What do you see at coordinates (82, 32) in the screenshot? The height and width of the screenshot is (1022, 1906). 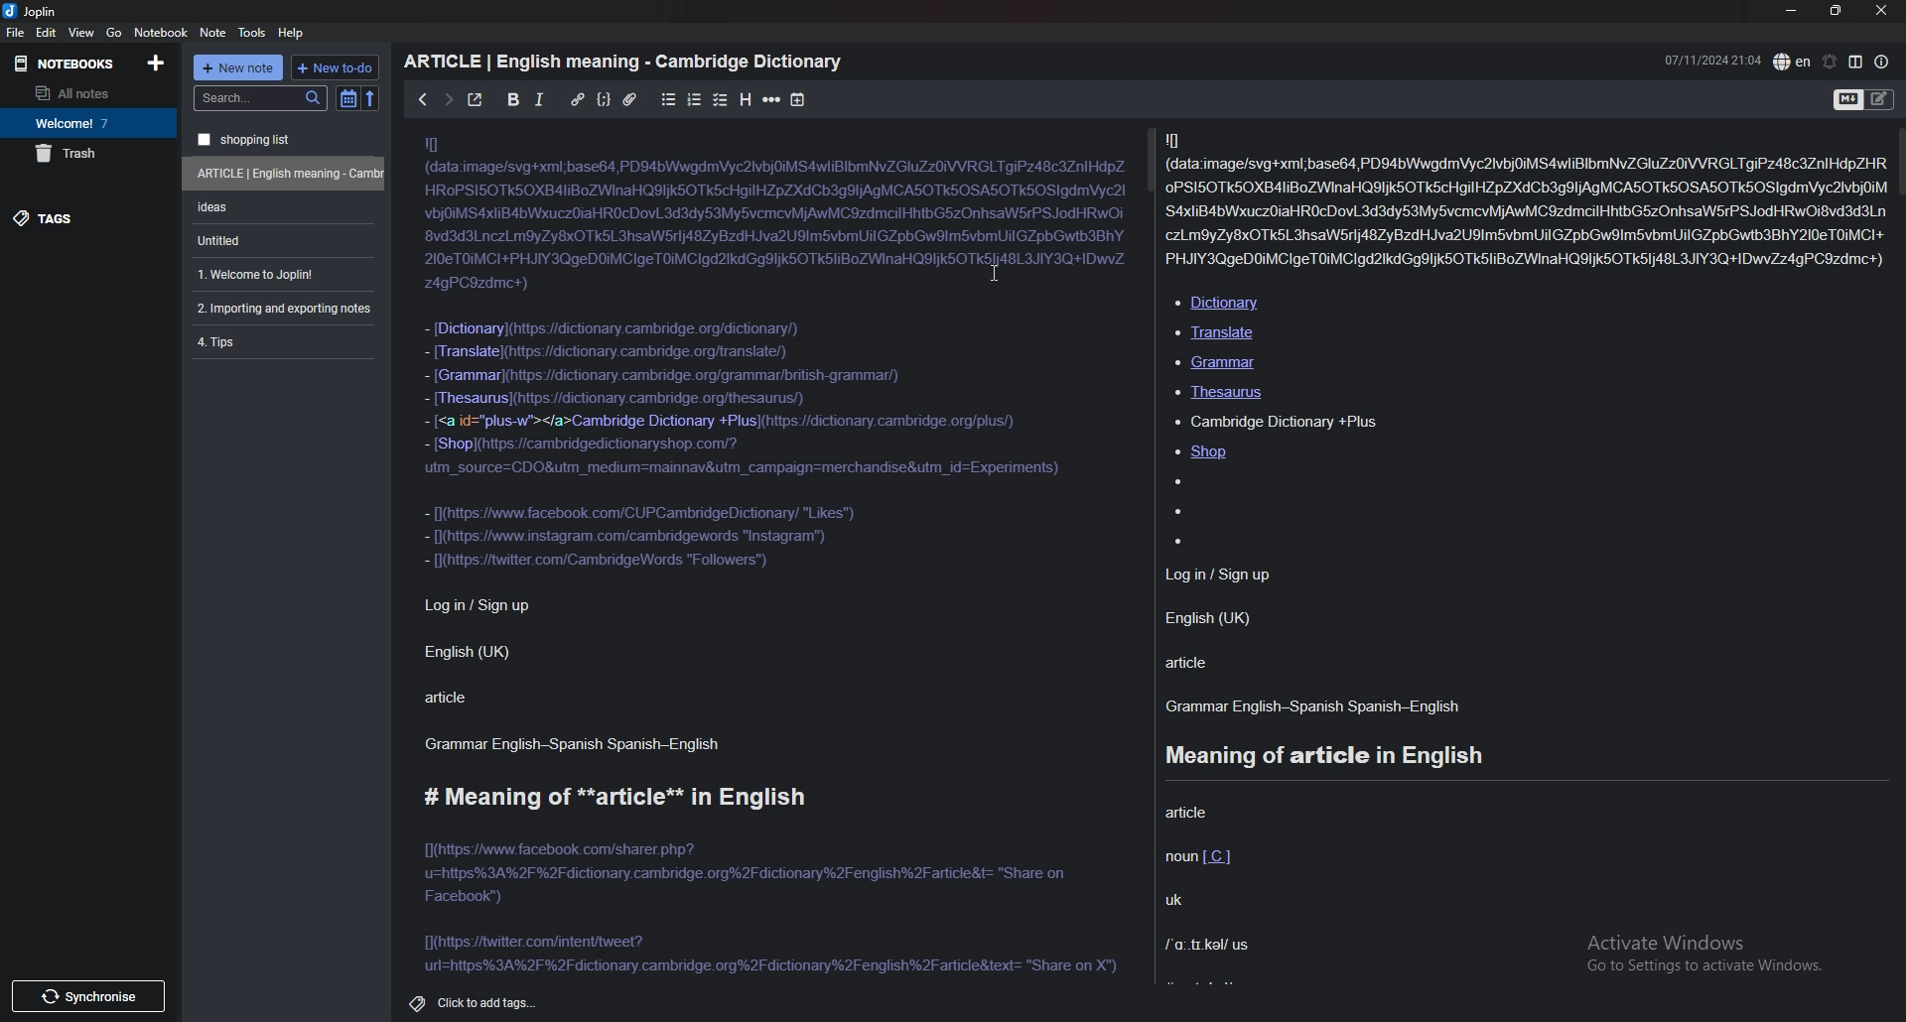 I see `view` at bounding box center [82, 32].